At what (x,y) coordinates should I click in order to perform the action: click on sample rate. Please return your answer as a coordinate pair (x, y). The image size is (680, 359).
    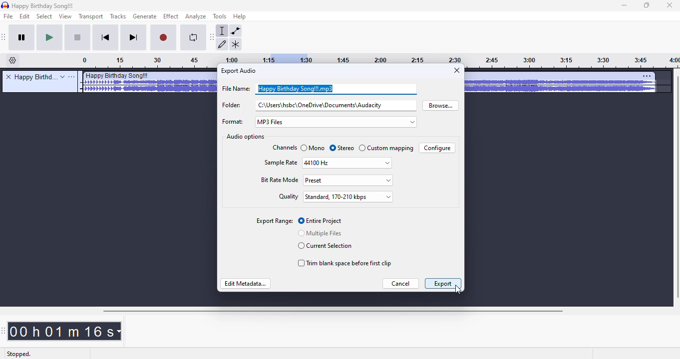
    Looking at the image, I should click on (281, 162).